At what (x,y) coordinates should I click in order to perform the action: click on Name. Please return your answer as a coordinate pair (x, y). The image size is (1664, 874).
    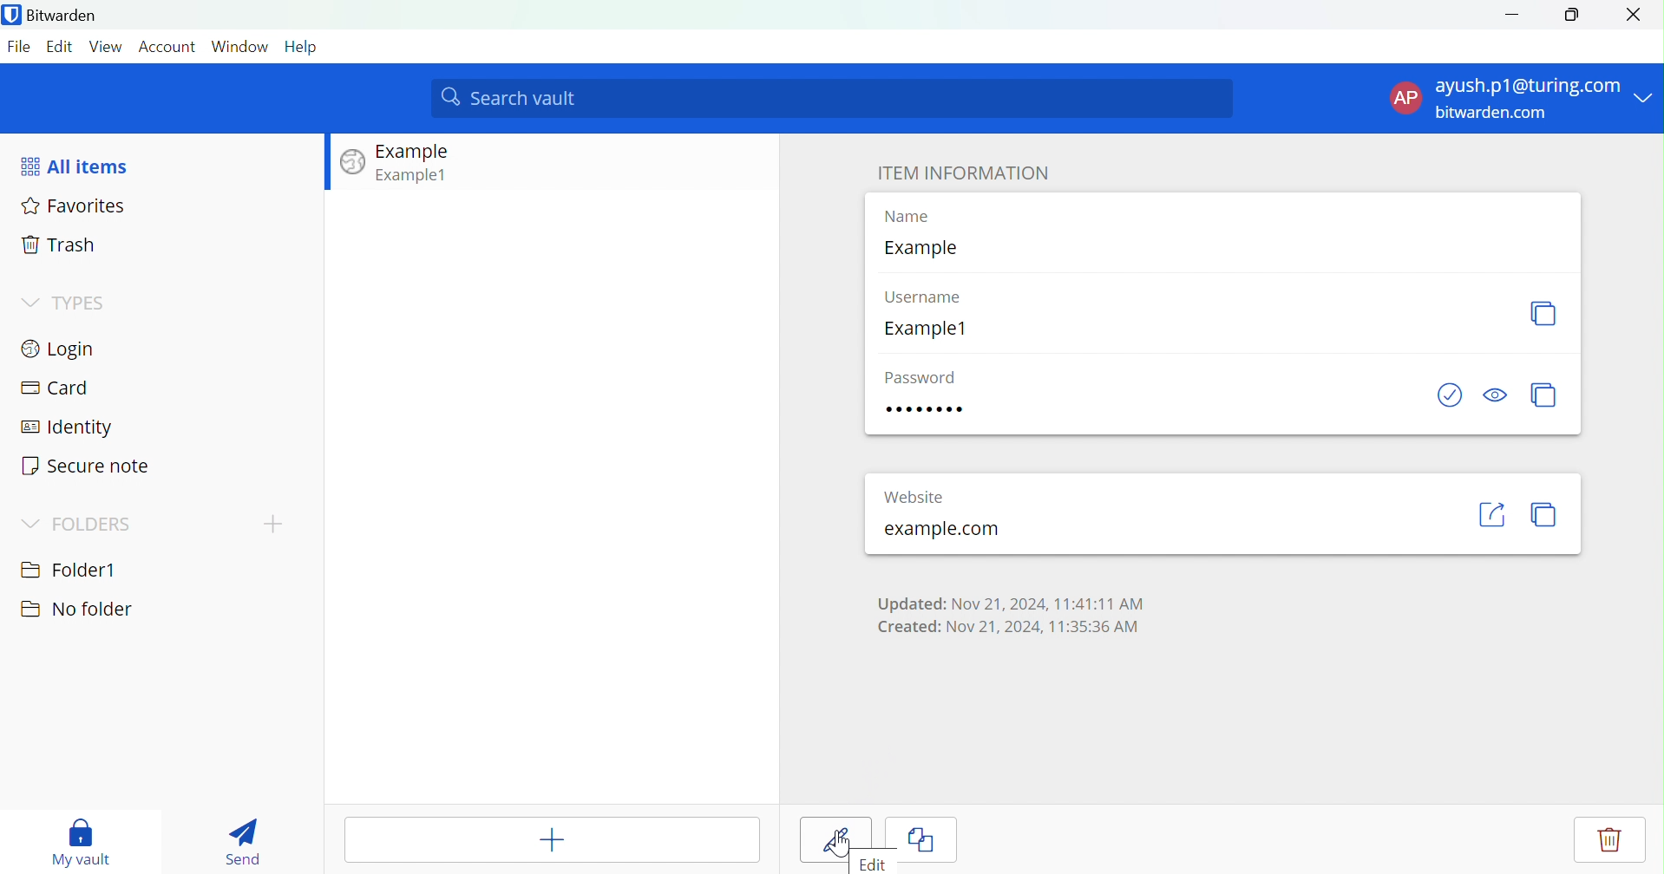
    Looking at the image, I should click on (913, 218).